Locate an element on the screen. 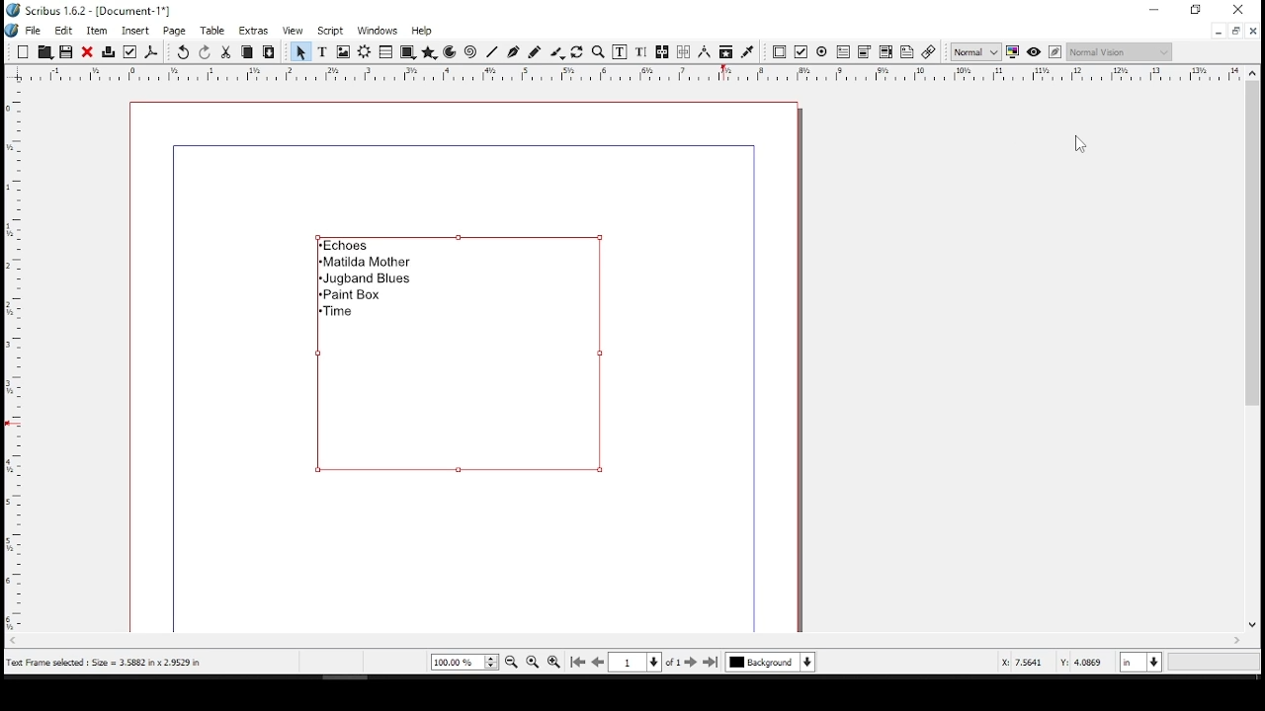 The width and height of the screenshot is (1265, 711). save as pdf is located at coordinates (152, 52).